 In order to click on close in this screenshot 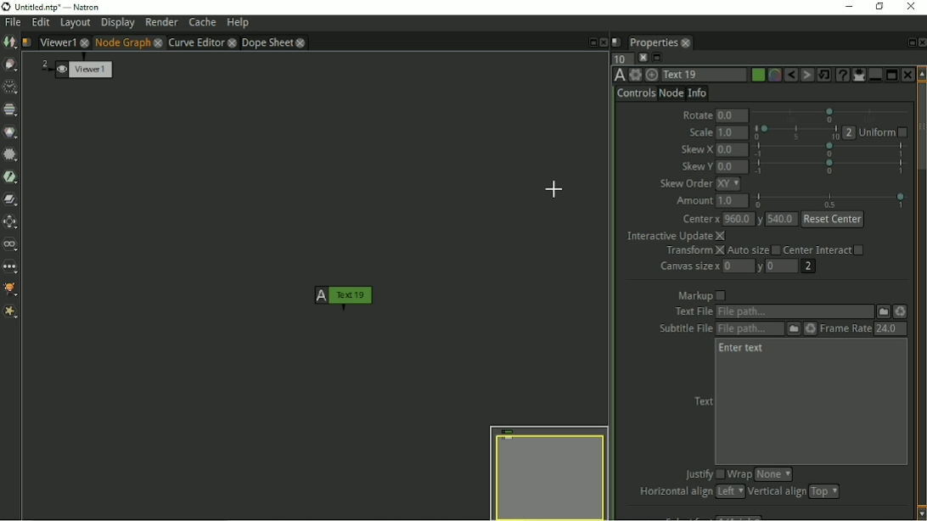, I will do `click(85, 42)`.